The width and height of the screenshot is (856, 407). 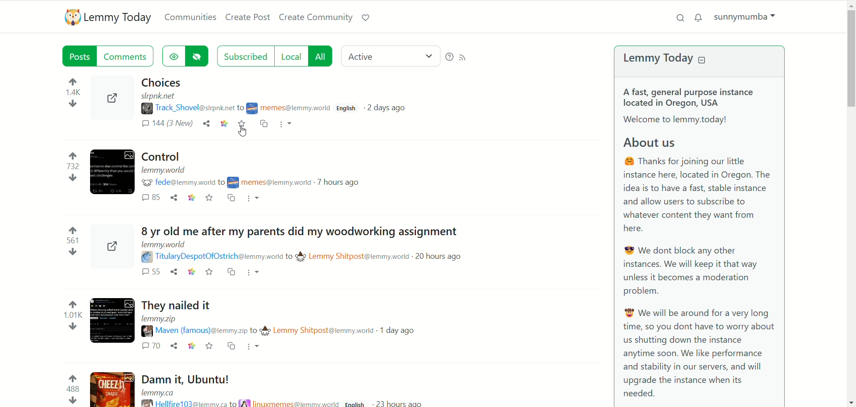 I want to click on all, so click(x=322, y=57).